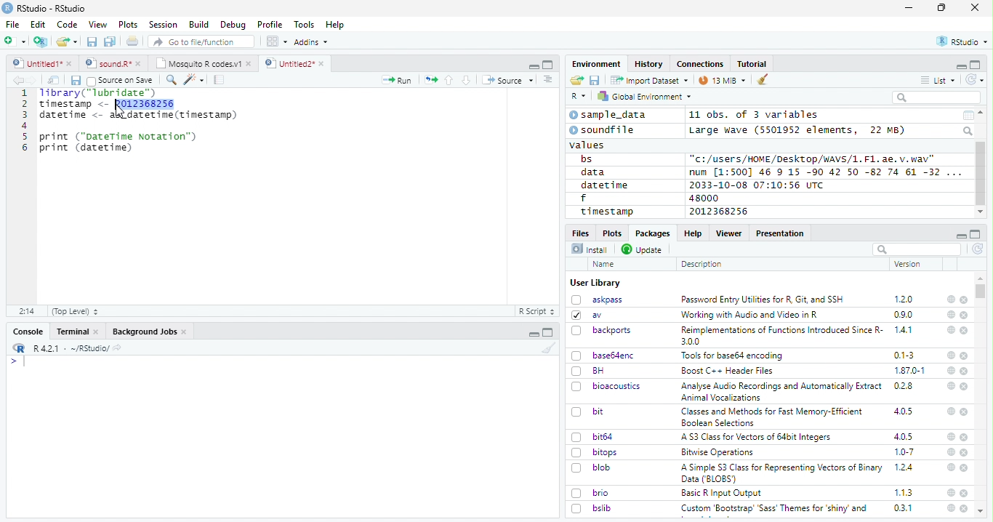  Describe the element at coordinates (950, 508) in the screenshot. I see `help` at that location.